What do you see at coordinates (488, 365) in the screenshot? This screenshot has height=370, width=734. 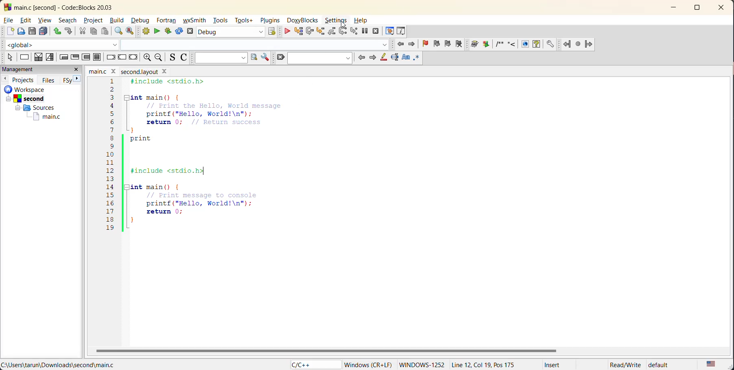 I see `Line 12, col 19, pos 175` at bounding box center [488, 365].